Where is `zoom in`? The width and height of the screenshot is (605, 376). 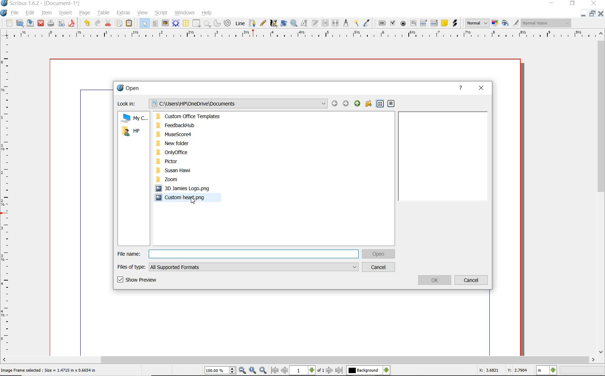
zoom in is located at coordinates (263, 371).